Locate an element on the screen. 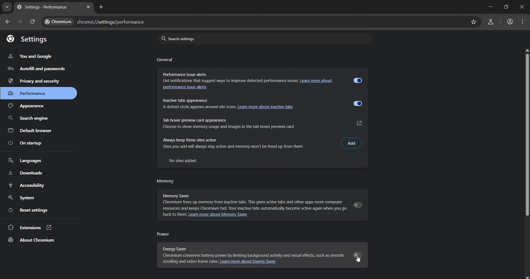 Image resolution: width=530 pixels, height=279 pixels. reload page is located at coordinates (33, 22).